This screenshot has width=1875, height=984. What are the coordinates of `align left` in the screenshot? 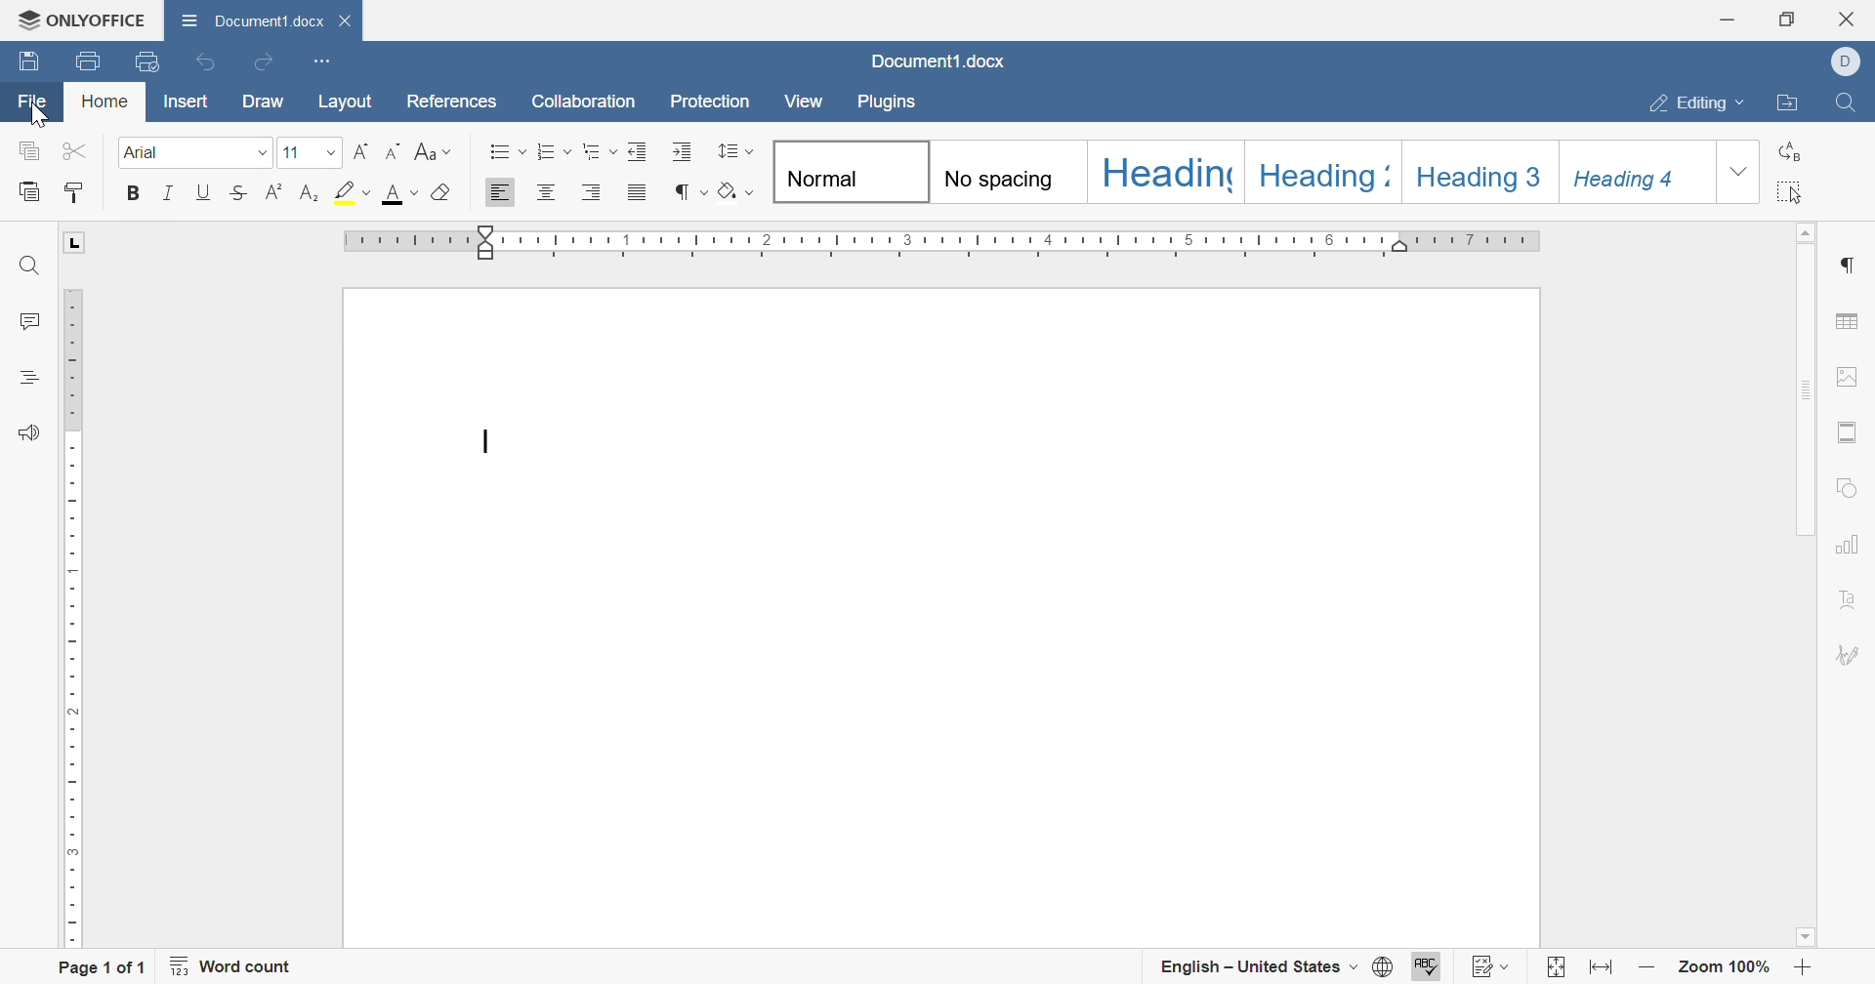 It's located at (544, 192).